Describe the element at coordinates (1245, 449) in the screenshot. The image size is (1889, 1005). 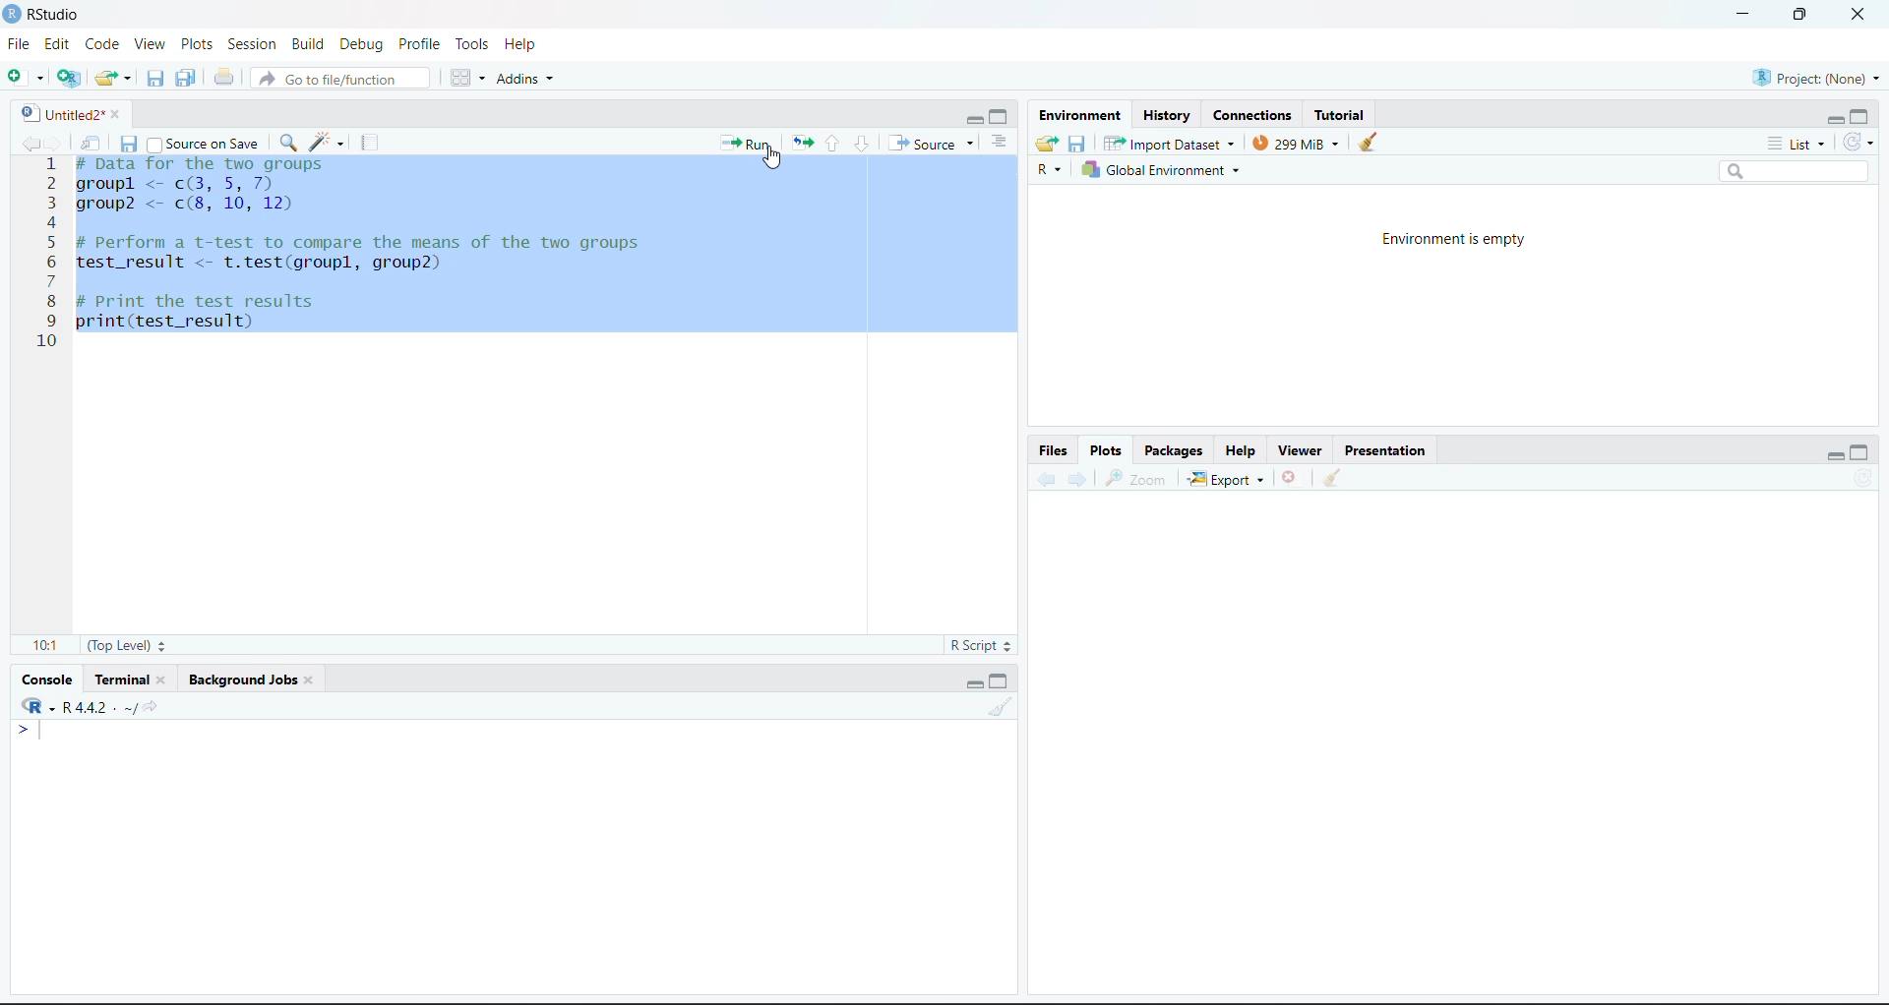
I see `Help` at that location.